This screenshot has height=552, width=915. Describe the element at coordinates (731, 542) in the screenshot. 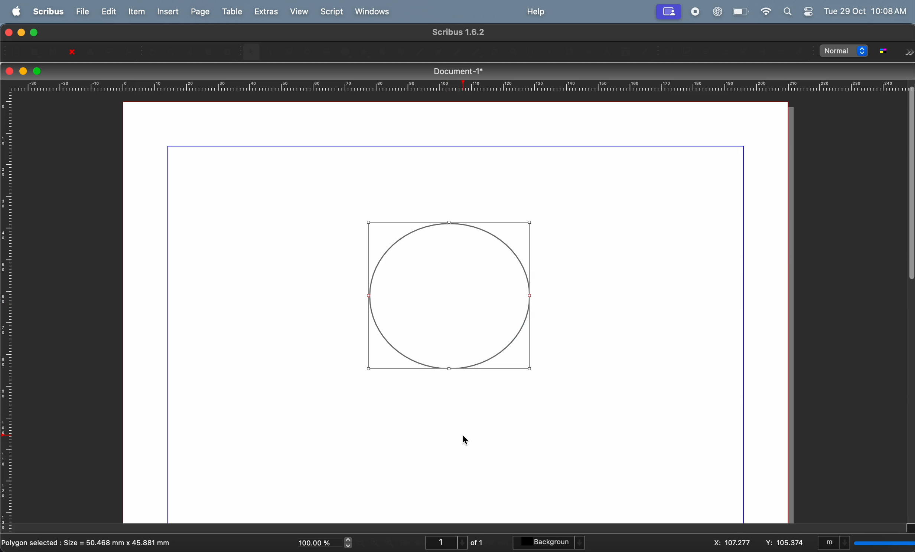

I see `x co ordinate` at that location.